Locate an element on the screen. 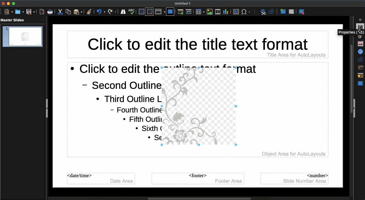 Image resolution: width=365 pixels, height=200 pixels. Delete master is located at coordinates (292, 12).